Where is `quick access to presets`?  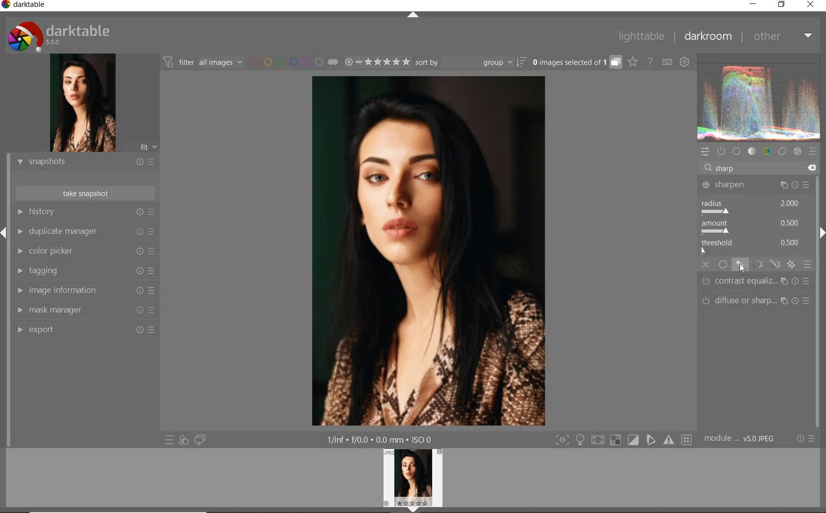 quick access to presets is located at coordinates (170, 440).